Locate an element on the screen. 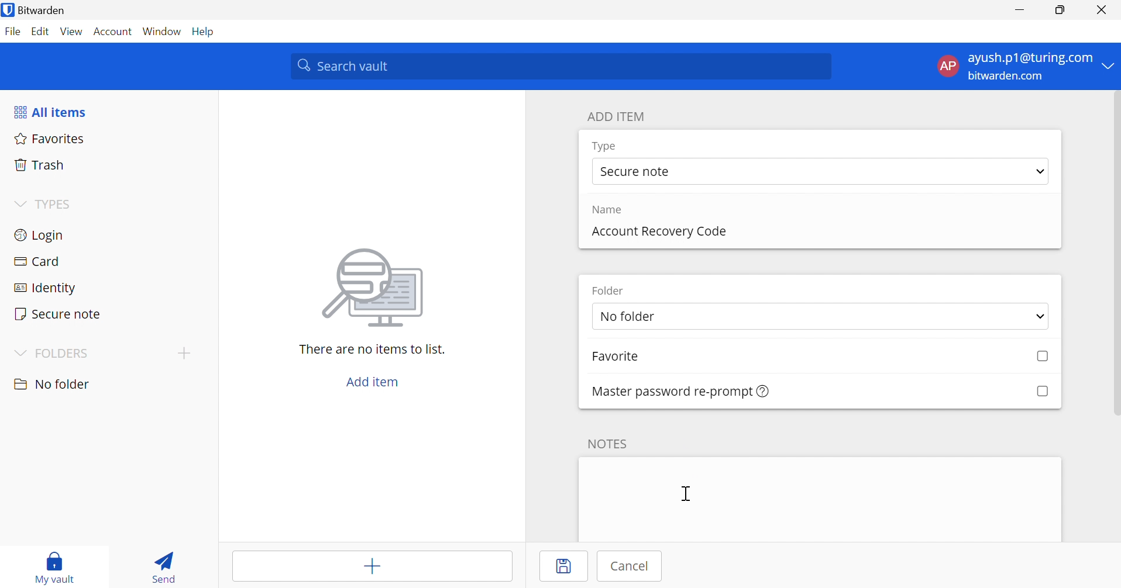 This screenshot has width=1121, height=588. Favorite is located at coordinates (628, 358).